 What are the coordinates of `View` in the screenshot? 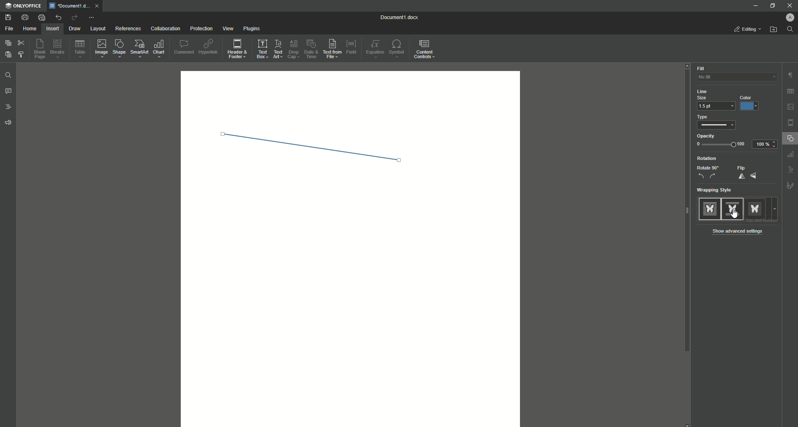 It's located at (227, 29).